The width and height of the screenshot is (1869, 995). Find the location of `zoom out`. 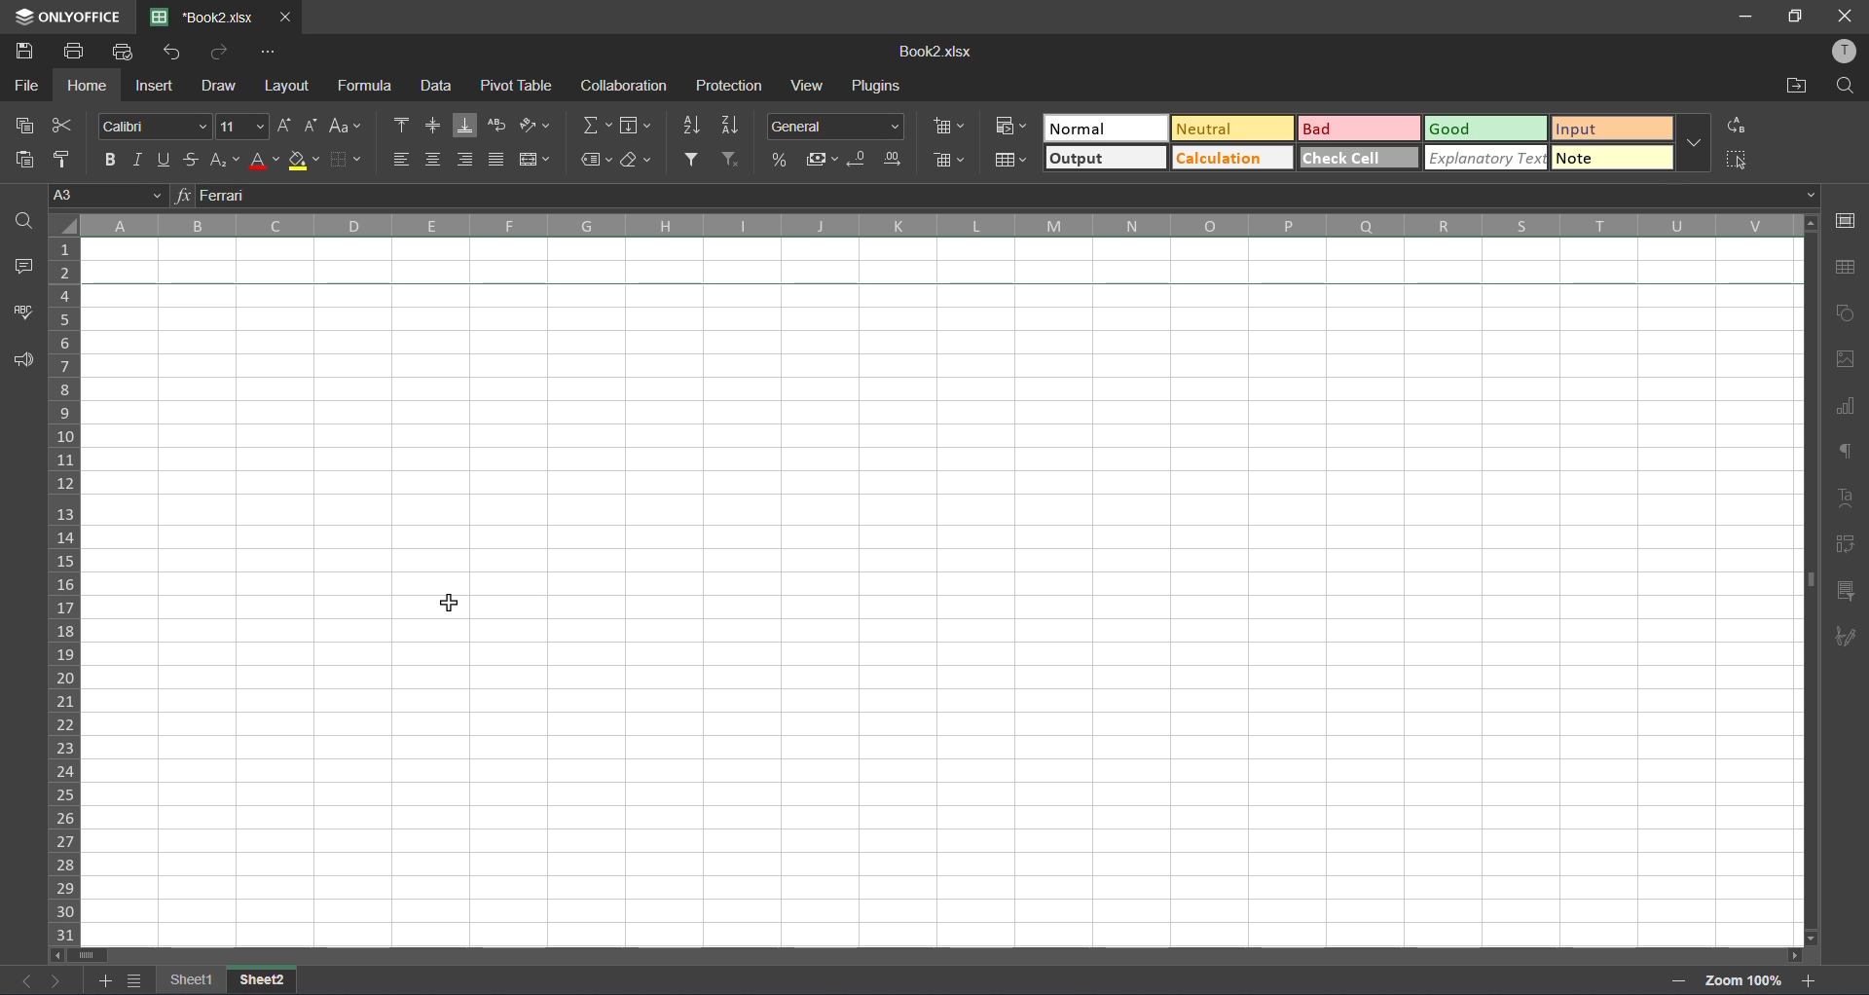

zoom out is located at coordinates (1680, 980).